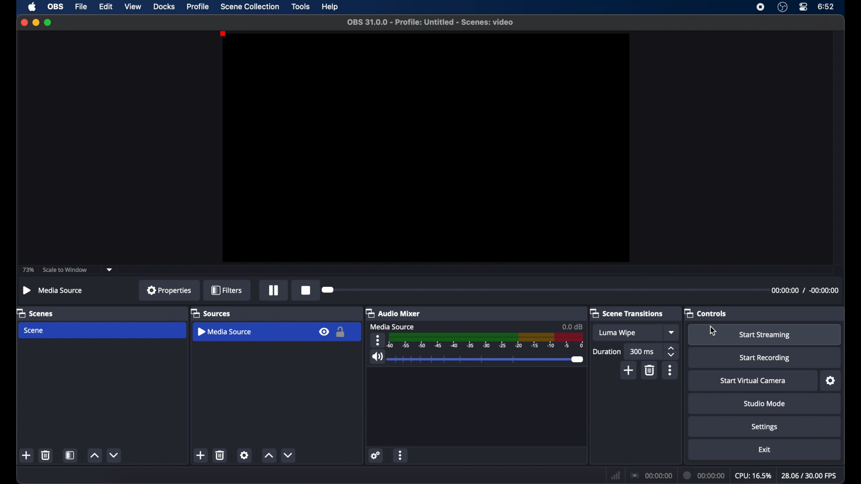 The image size is (861, 484). Describe the element at coordinates (274, 290) in the screenshot. I see `pause` at that location.